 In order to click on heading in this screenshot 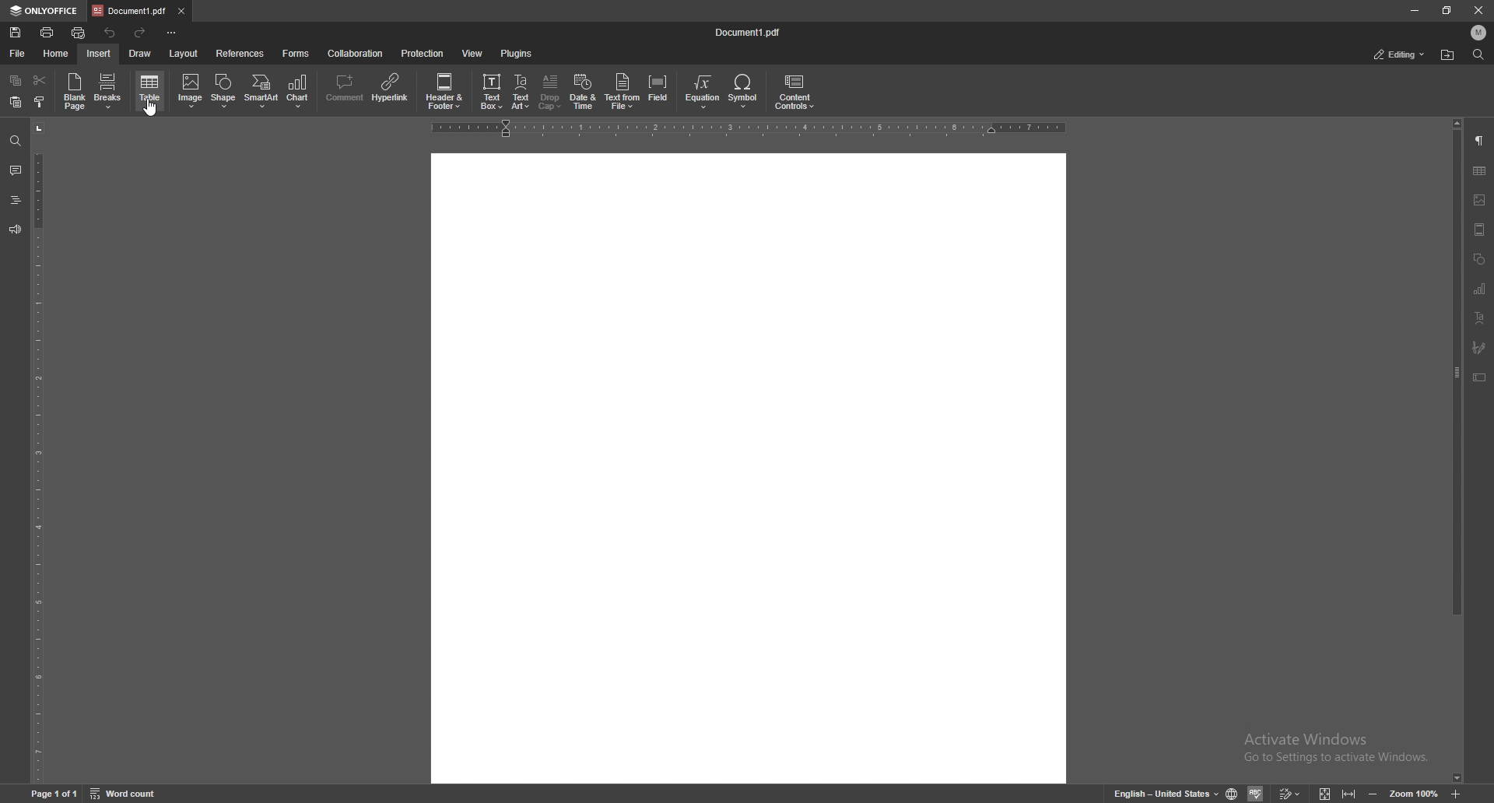, I will do `click(15, 200)`.